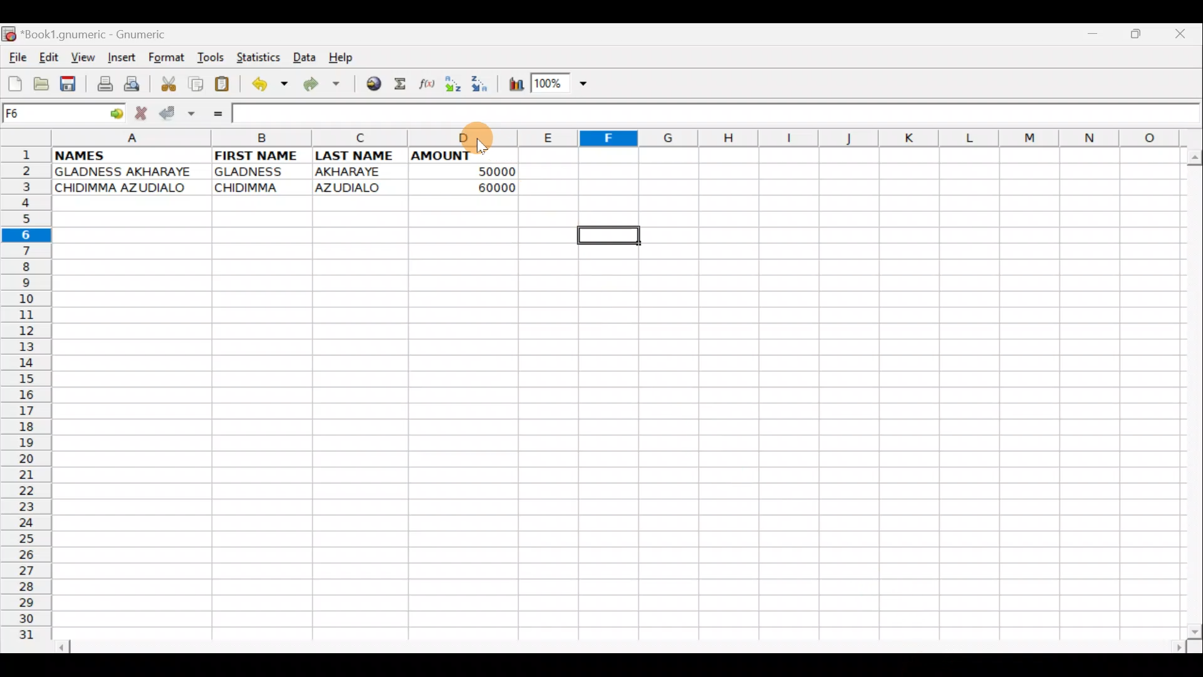 Image resolution: width=1203 pixels, height=677 pixels. What do you see at coordinates (127, 188) in the screenshot?
I see `CHIDIMMA AZUDIALO` at bounding box center [127, 188].